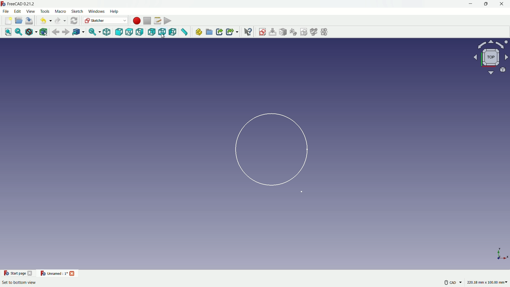 This screenshot has width=510, height=287. What do you see at coordinates (199, 32) in the screenshot?
I see `create part` at bounding box center [199, 32].